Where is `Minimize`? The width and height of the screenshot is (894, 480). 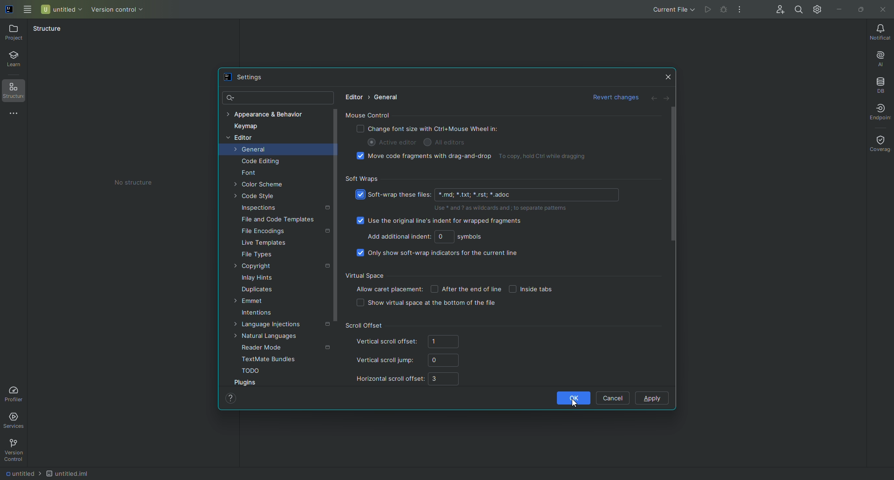
Minimize is located at coordinates (839, 9).